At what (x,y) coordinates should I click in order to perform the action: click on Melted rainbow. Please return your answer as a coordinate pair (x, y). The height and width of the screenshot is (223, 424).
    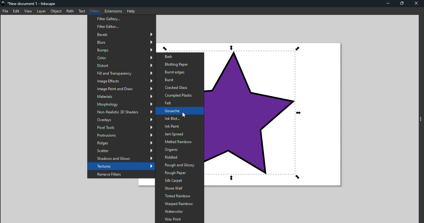
    Looking at the image, I should click on (178, 142).